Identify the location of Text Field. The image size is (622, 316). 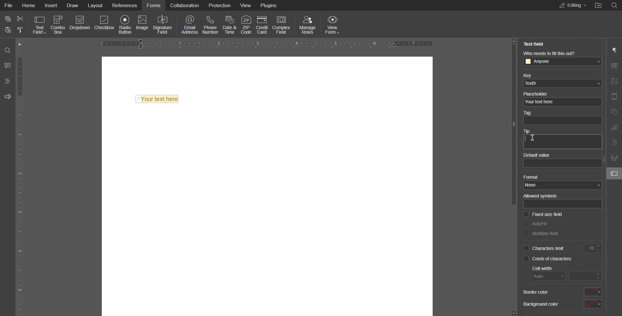
(40, 25).